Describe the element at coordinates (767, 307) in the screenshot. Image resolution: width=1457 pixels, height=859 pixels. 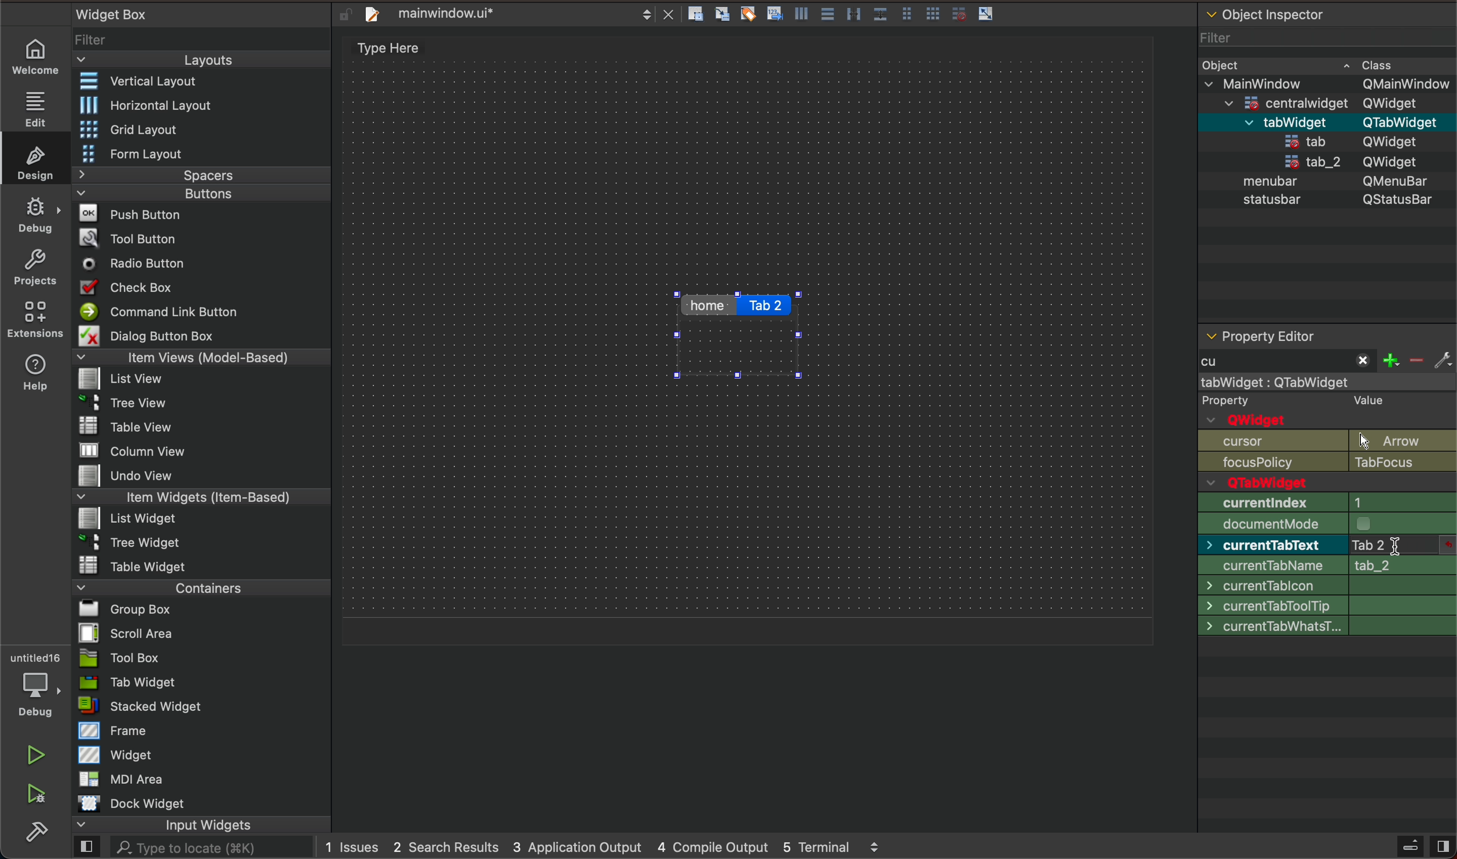
I see `click` at that location.